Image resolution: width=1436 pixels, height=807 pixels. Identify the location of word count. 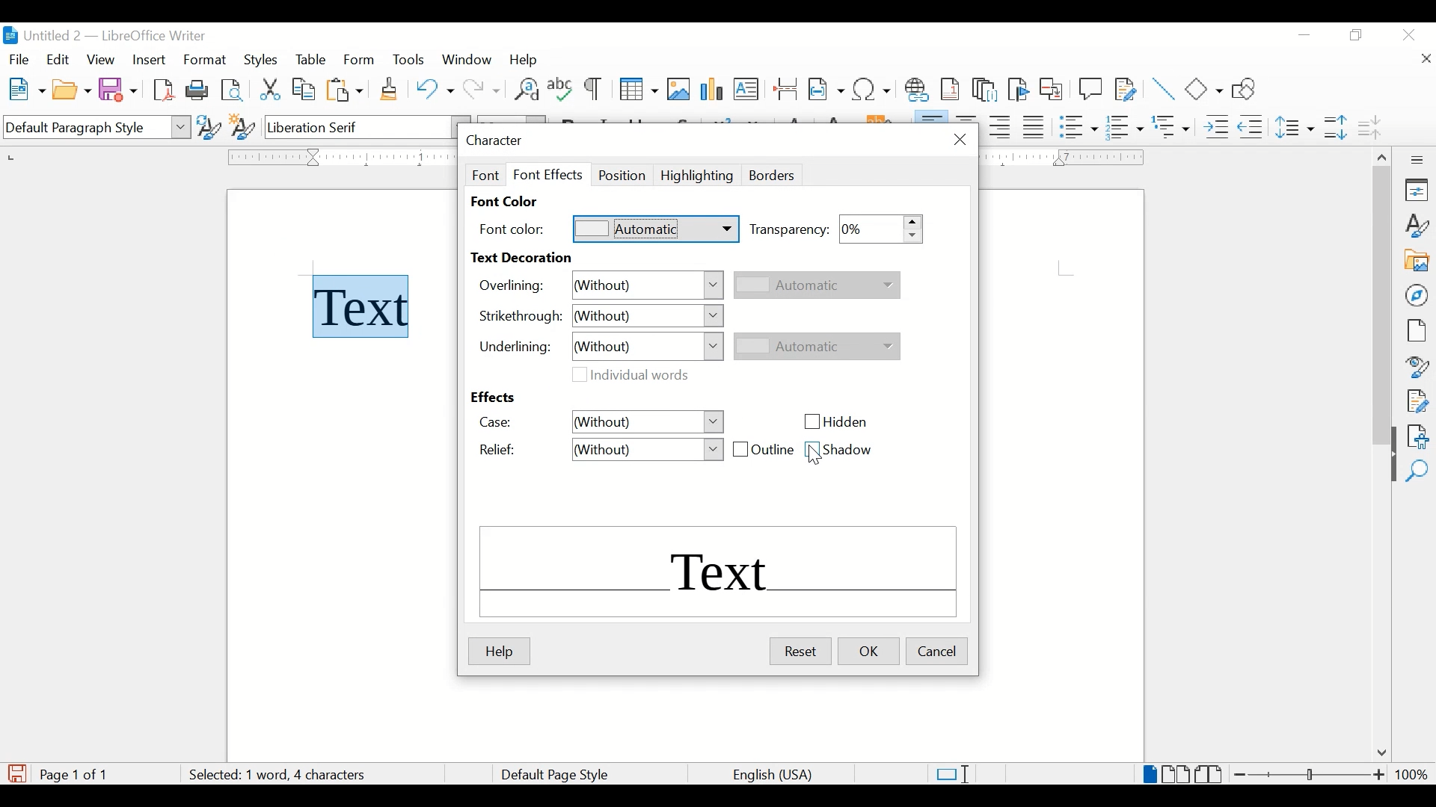
(301, 776).